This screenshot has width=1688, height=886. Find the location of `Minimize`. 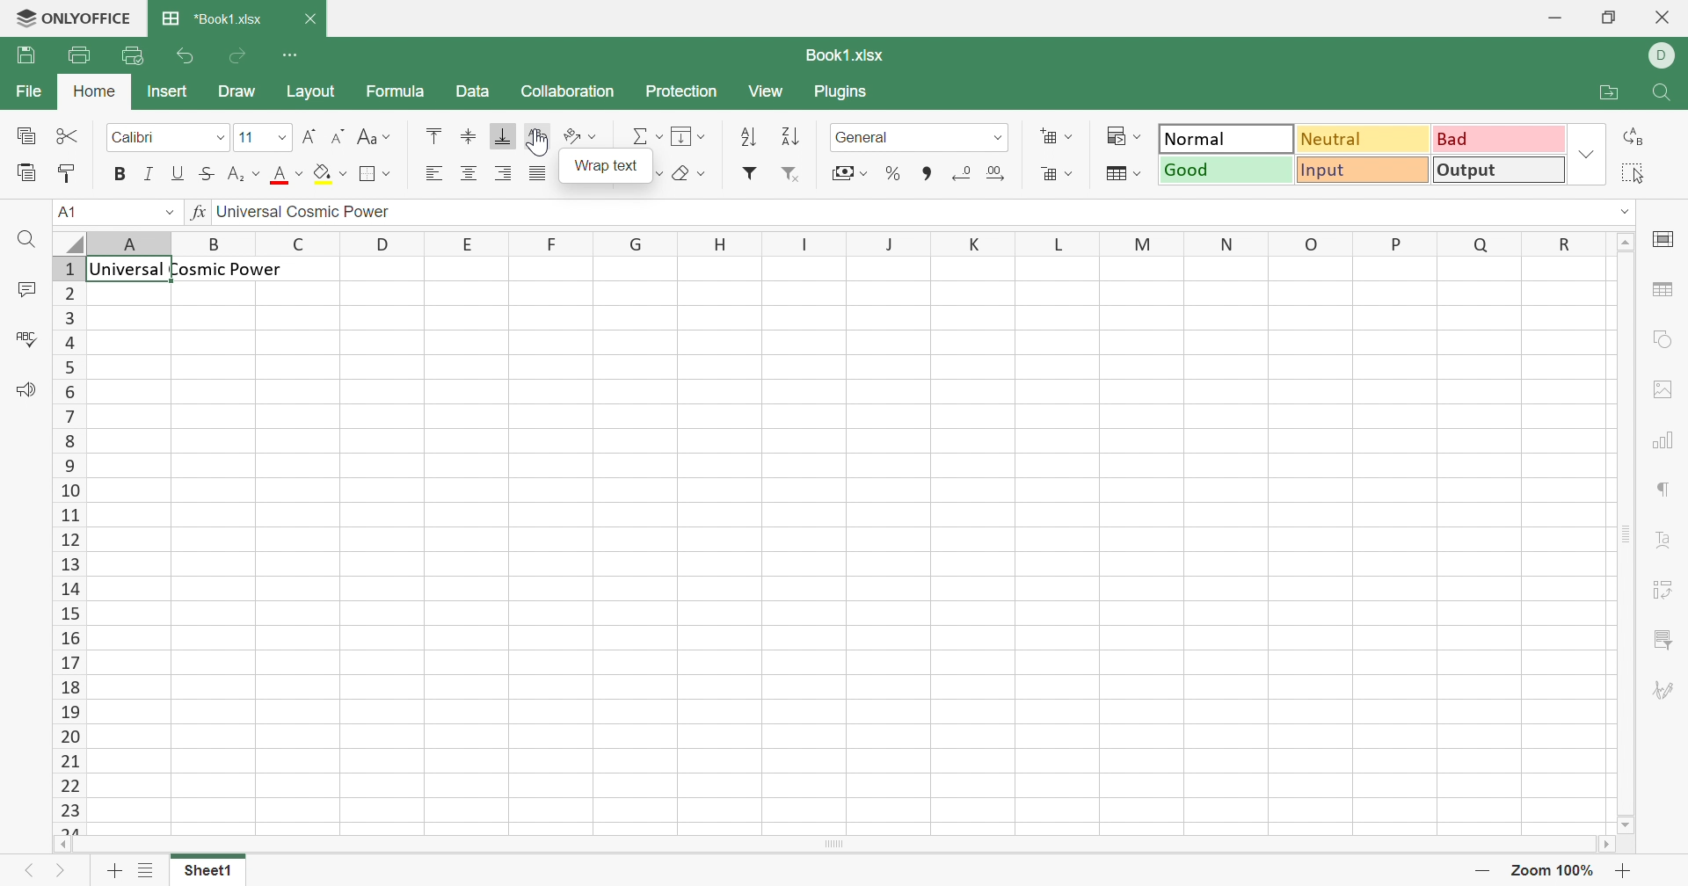

Minimize is located at coordinates (1559, 13).